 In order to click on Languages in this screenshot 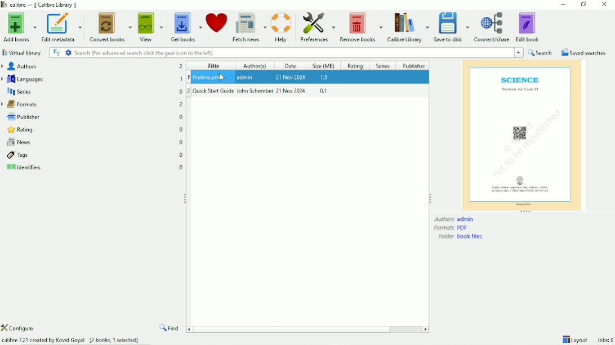, I will do `click(24, 79)`.